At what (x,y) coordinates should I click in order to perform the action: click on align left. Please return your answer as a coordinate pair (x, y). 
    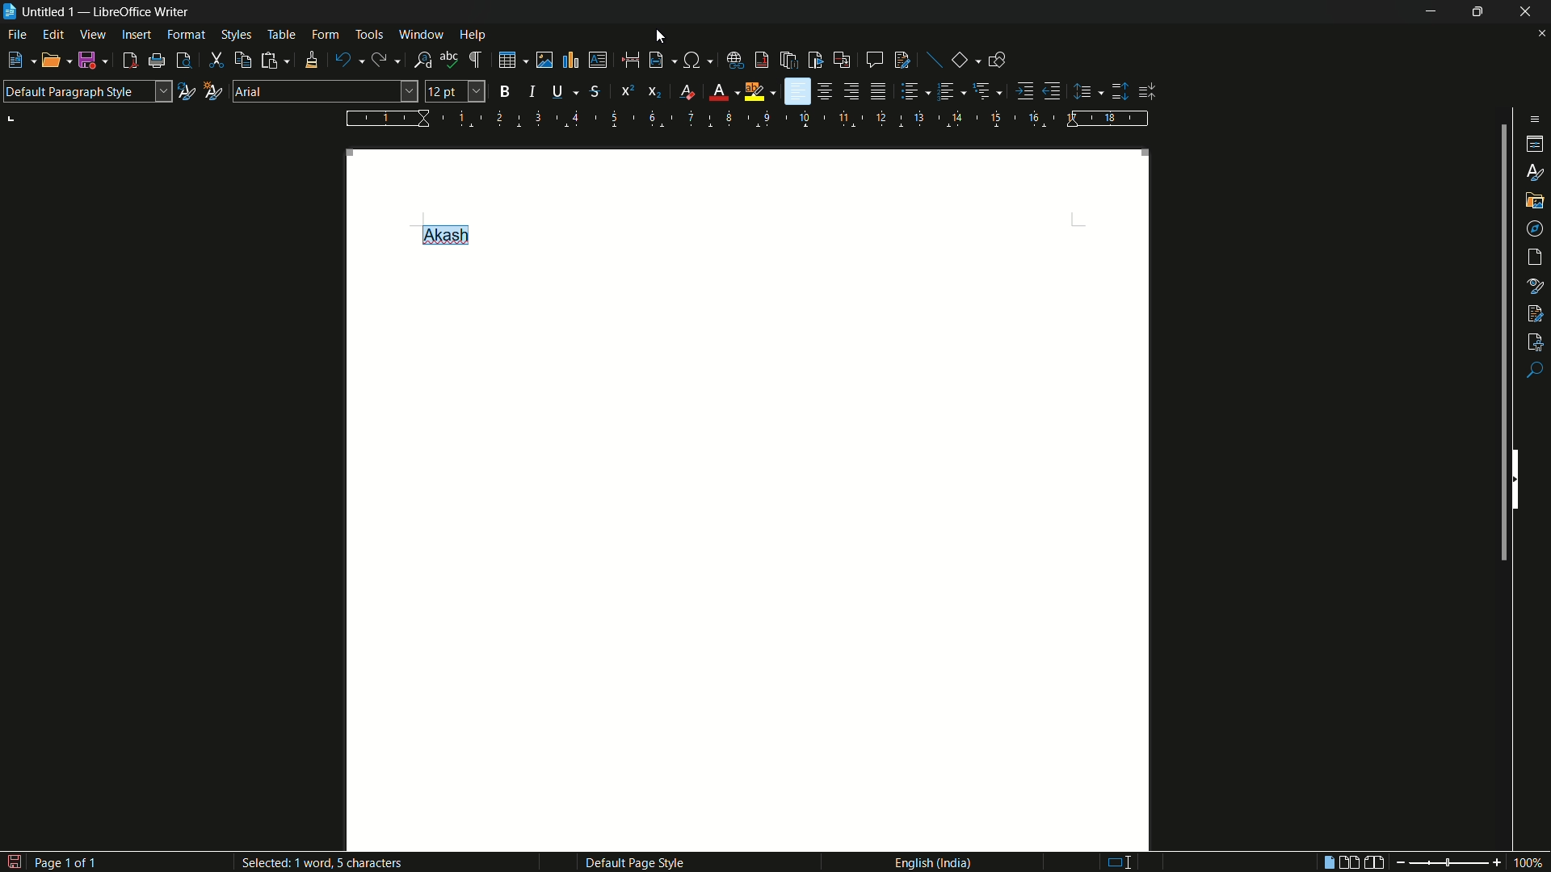
    Looking at the image, I should click on (797, 92).